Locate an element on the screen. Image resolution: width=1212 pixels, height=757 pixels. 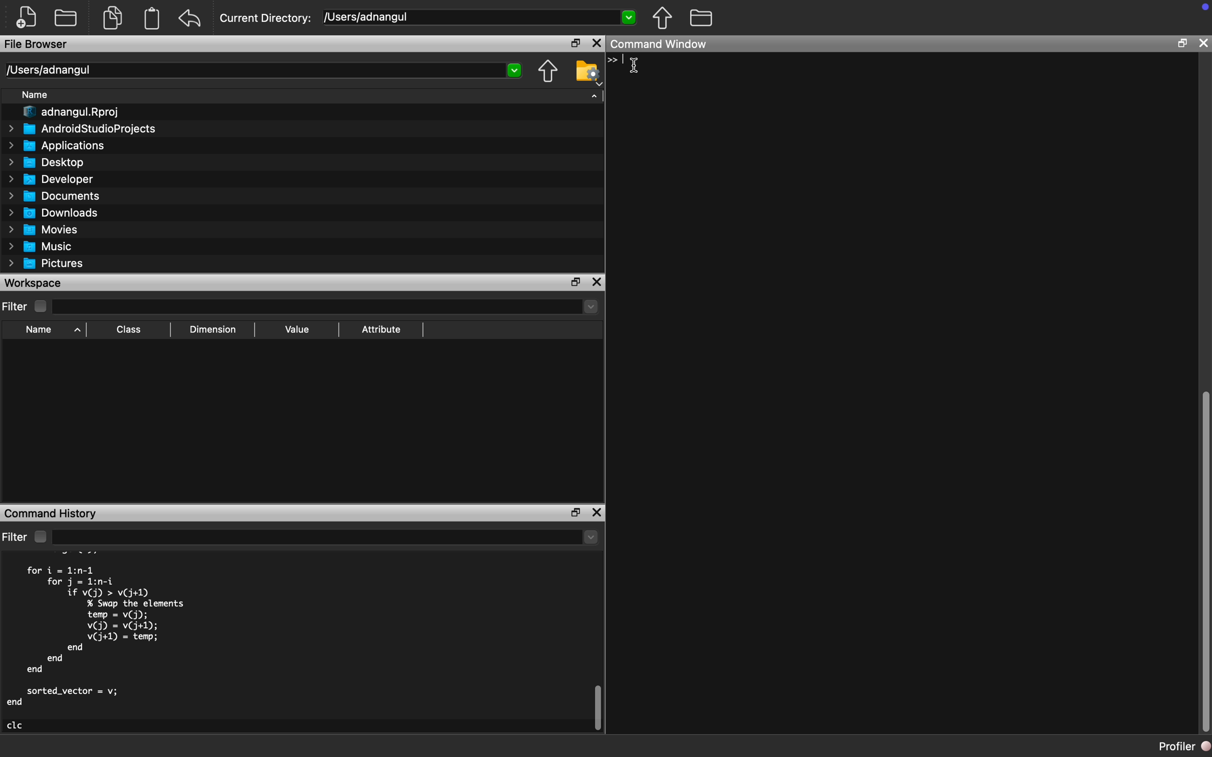
Copy is located at coordinates (113, 17).